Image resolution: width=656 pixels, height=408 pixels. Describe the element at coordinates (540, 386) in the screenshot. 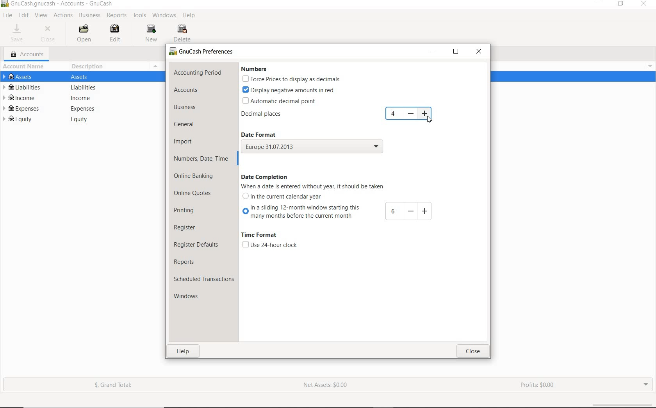

I see `PROFITS` at that location.